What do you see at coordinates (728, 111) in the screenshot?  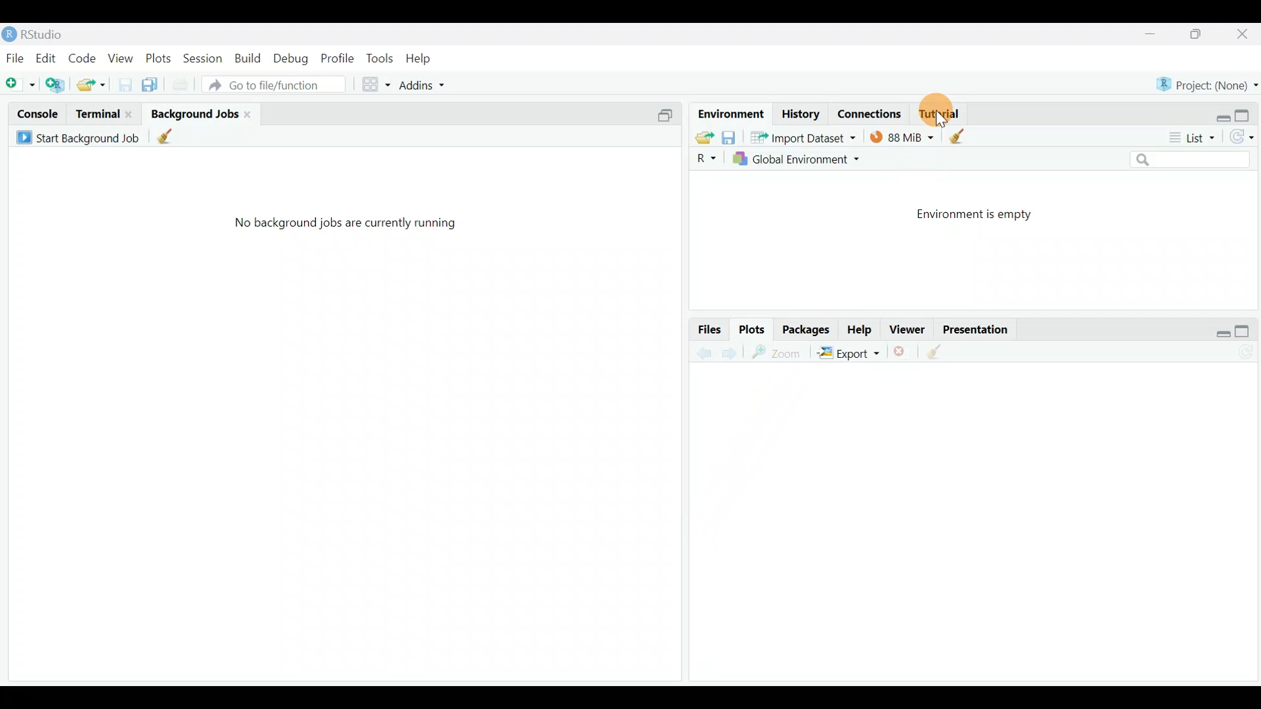 I see `Environment` at bounding box center [728, 111].